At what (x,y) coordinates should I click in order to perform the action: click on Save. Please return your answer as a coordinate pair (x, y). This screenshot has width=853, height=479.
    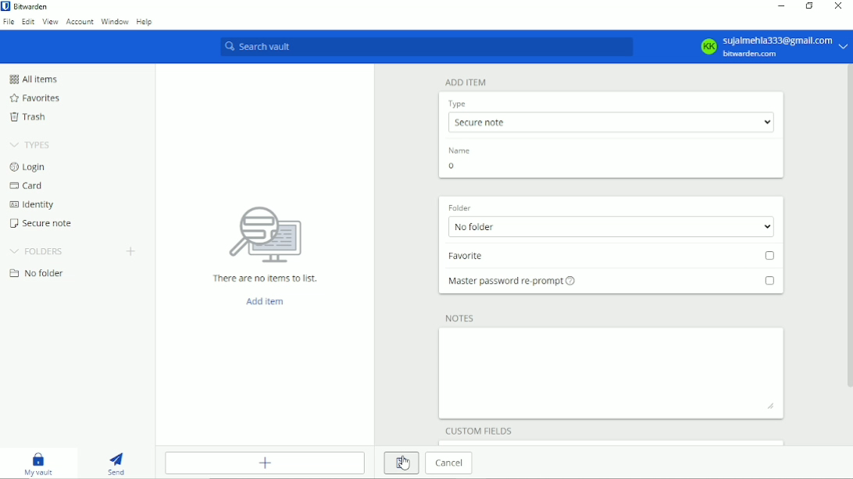
    Looking at the image, I should click on (401, 464).